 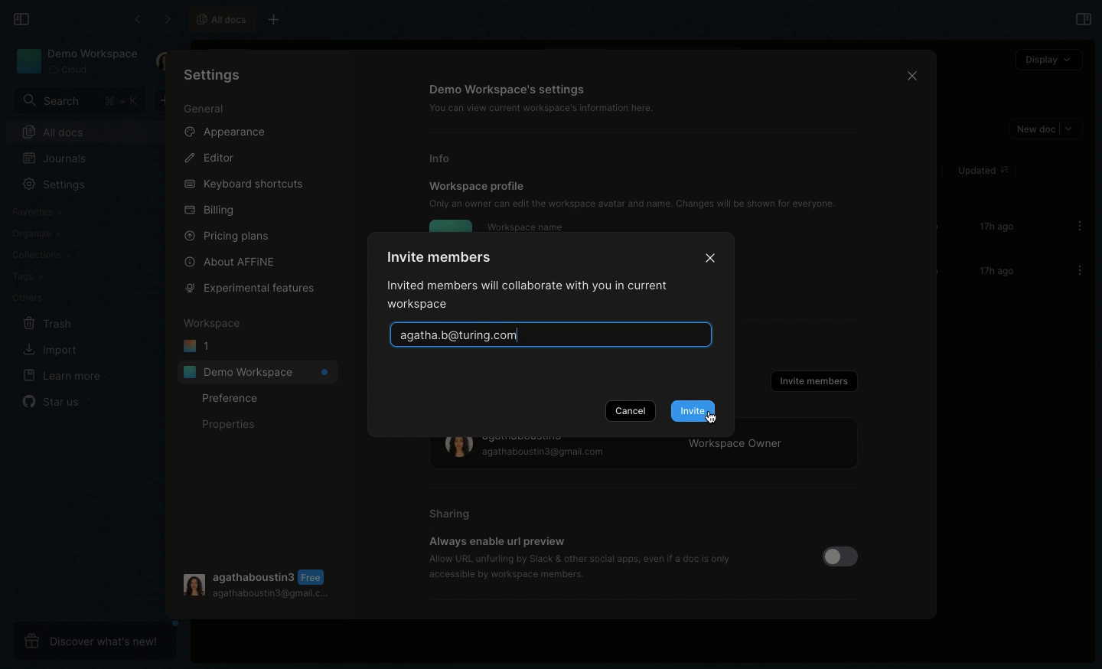 What do you see at coordinates (478, 185) in the screenshot?
I see `Workspace profile` at bounding box center [478, 185].